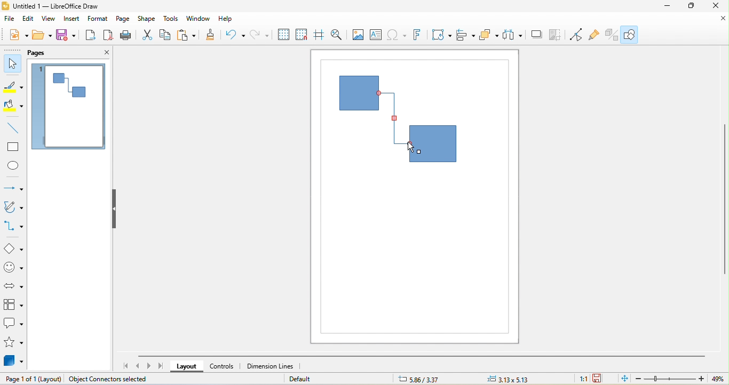  What do you see at coordinates (489, 36) in the screenshot?
I see `arrange` at bounding box center [489, 36].